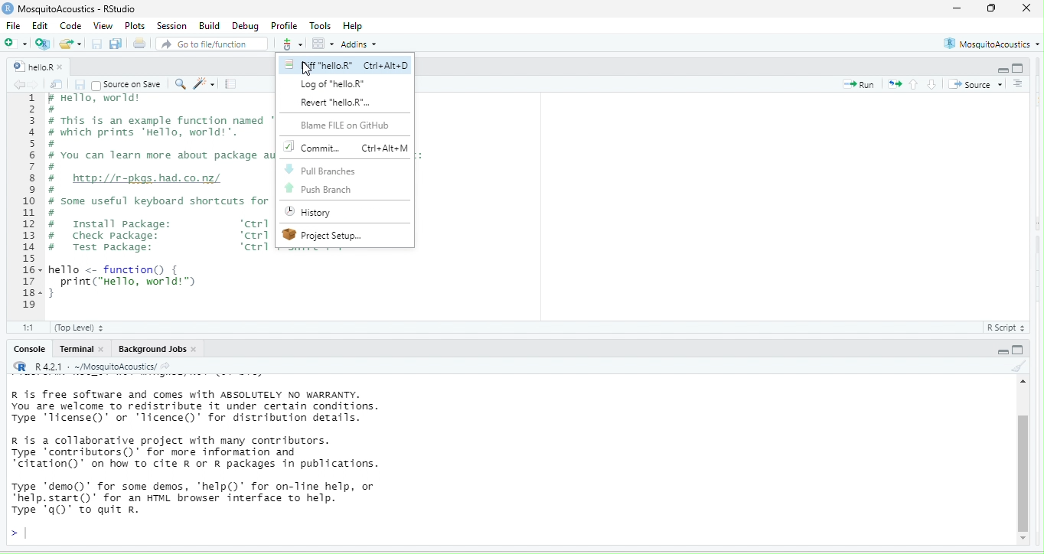 This screenshot has width=1044, height=554. What do you see at coordinates (133, 27) in the screenshot?
I see `Plots` at bounding box center [133, 27].